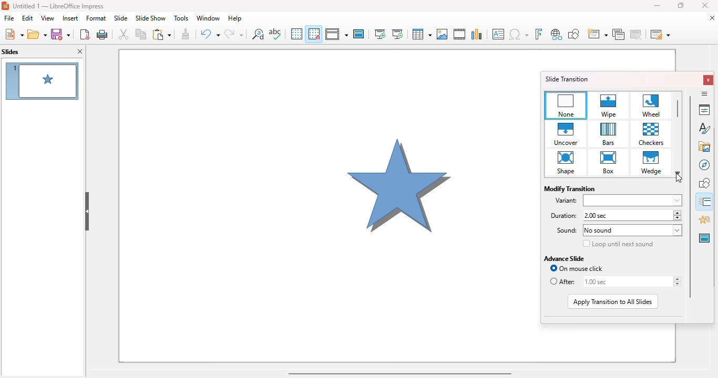 The height and width of the screenshot is (378, 718). What do you see at coordinates (235, 19) in the screenshot?
I see `help` at bounding box center [235, 19].